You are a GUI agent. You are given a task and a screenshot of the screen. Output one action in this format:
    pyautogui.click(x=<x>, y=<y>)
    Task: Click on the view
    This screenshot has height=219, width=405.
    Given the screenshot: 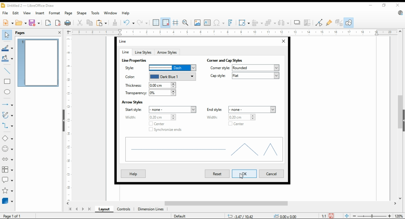 What is the action you would take?
    pyautogui.click(x=27, y=13)
    